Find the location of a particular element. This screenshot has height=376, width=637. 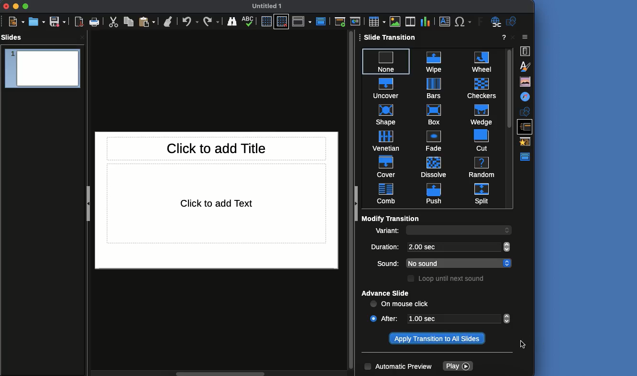

scroll is located at coordinates (508, 247).